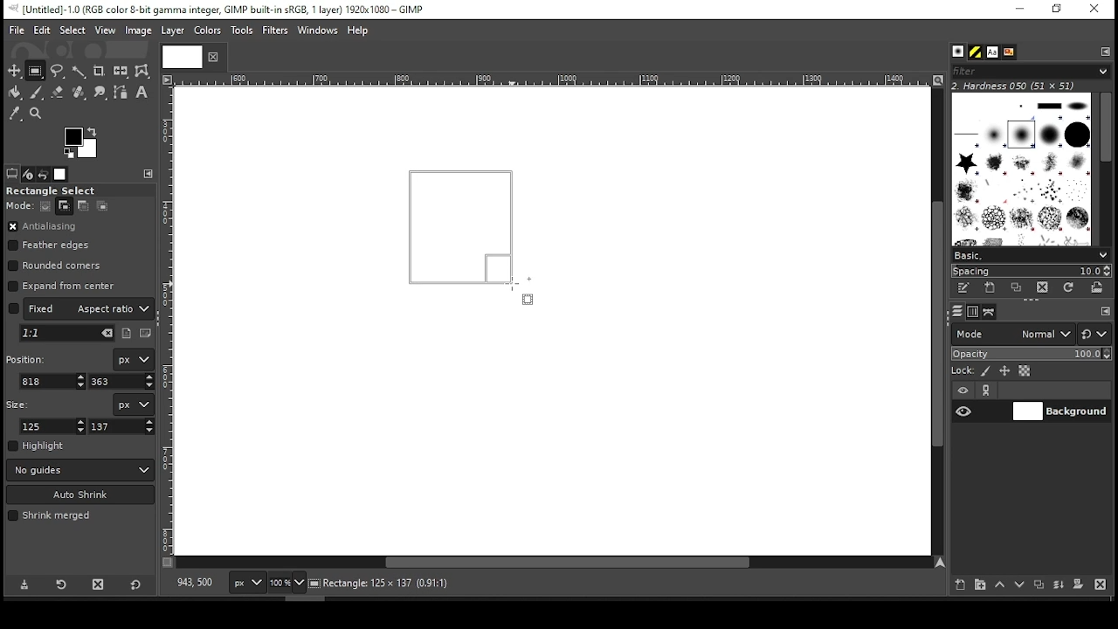 The image size is (1118, 629). What do you see at coordinates (972, 312) in the screenshot?
I see `channels` at bounding box center [972, 312].